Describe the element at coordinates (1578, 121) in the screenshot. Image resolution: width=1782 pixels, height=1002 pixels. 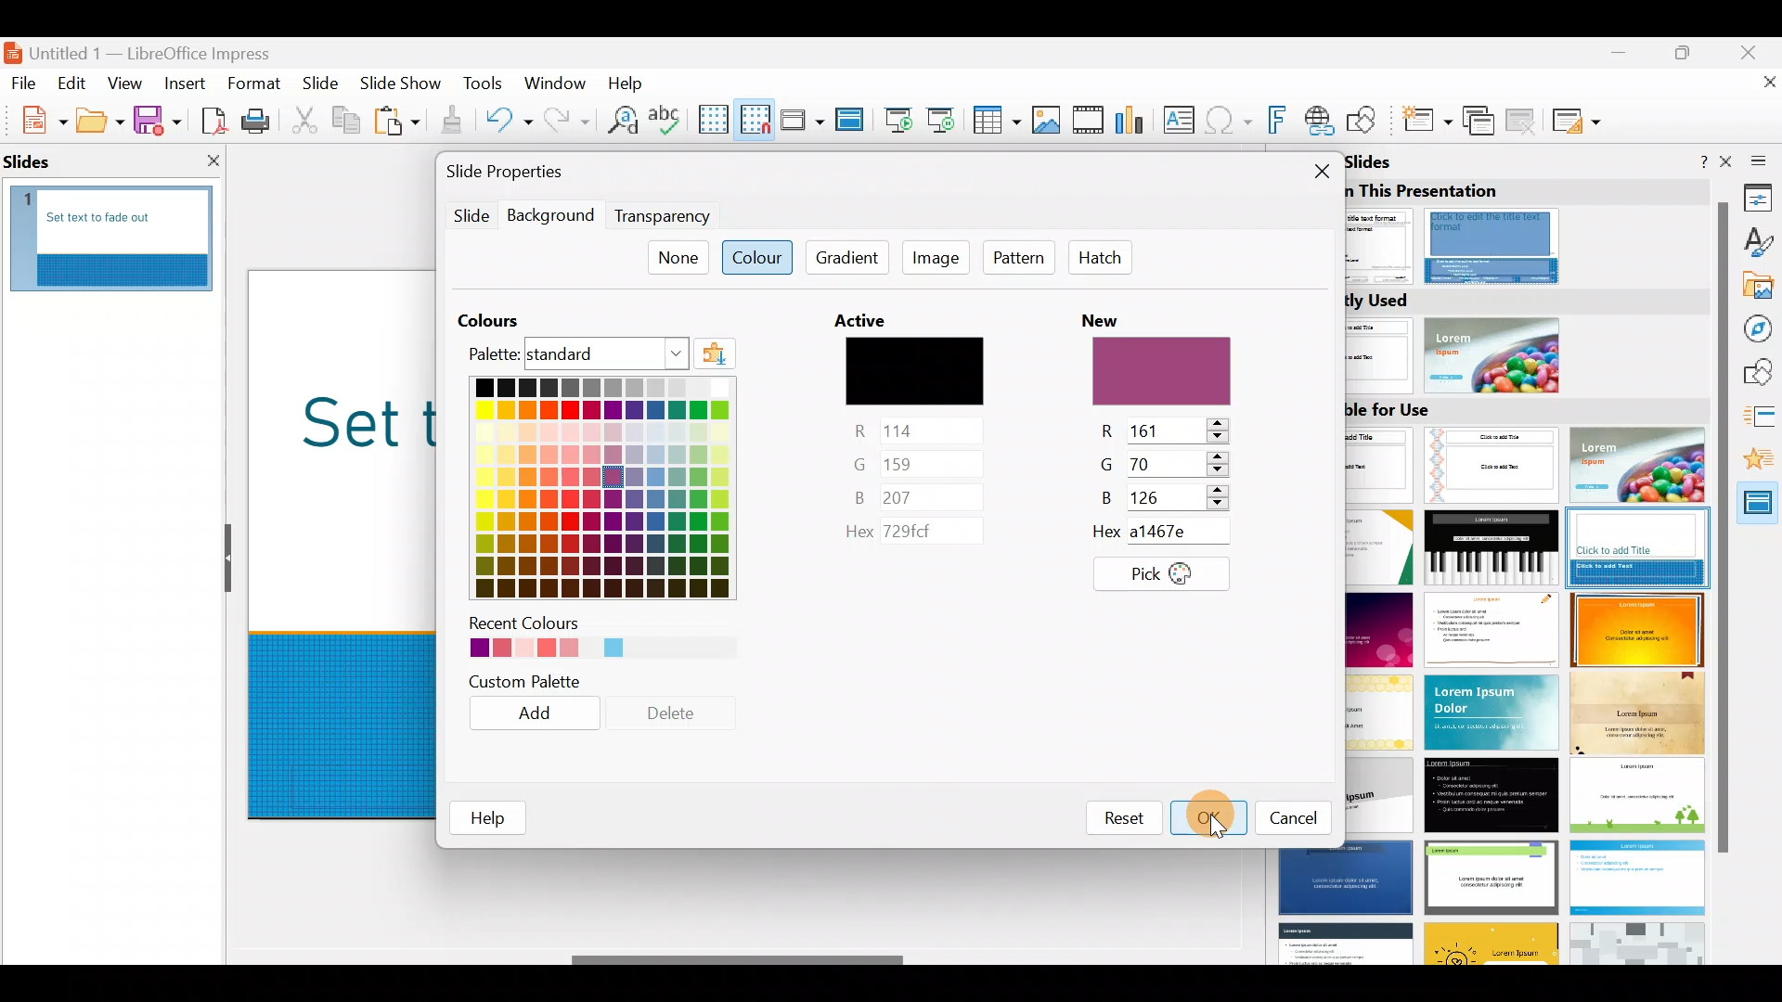
I see `Slide layout` at that location.